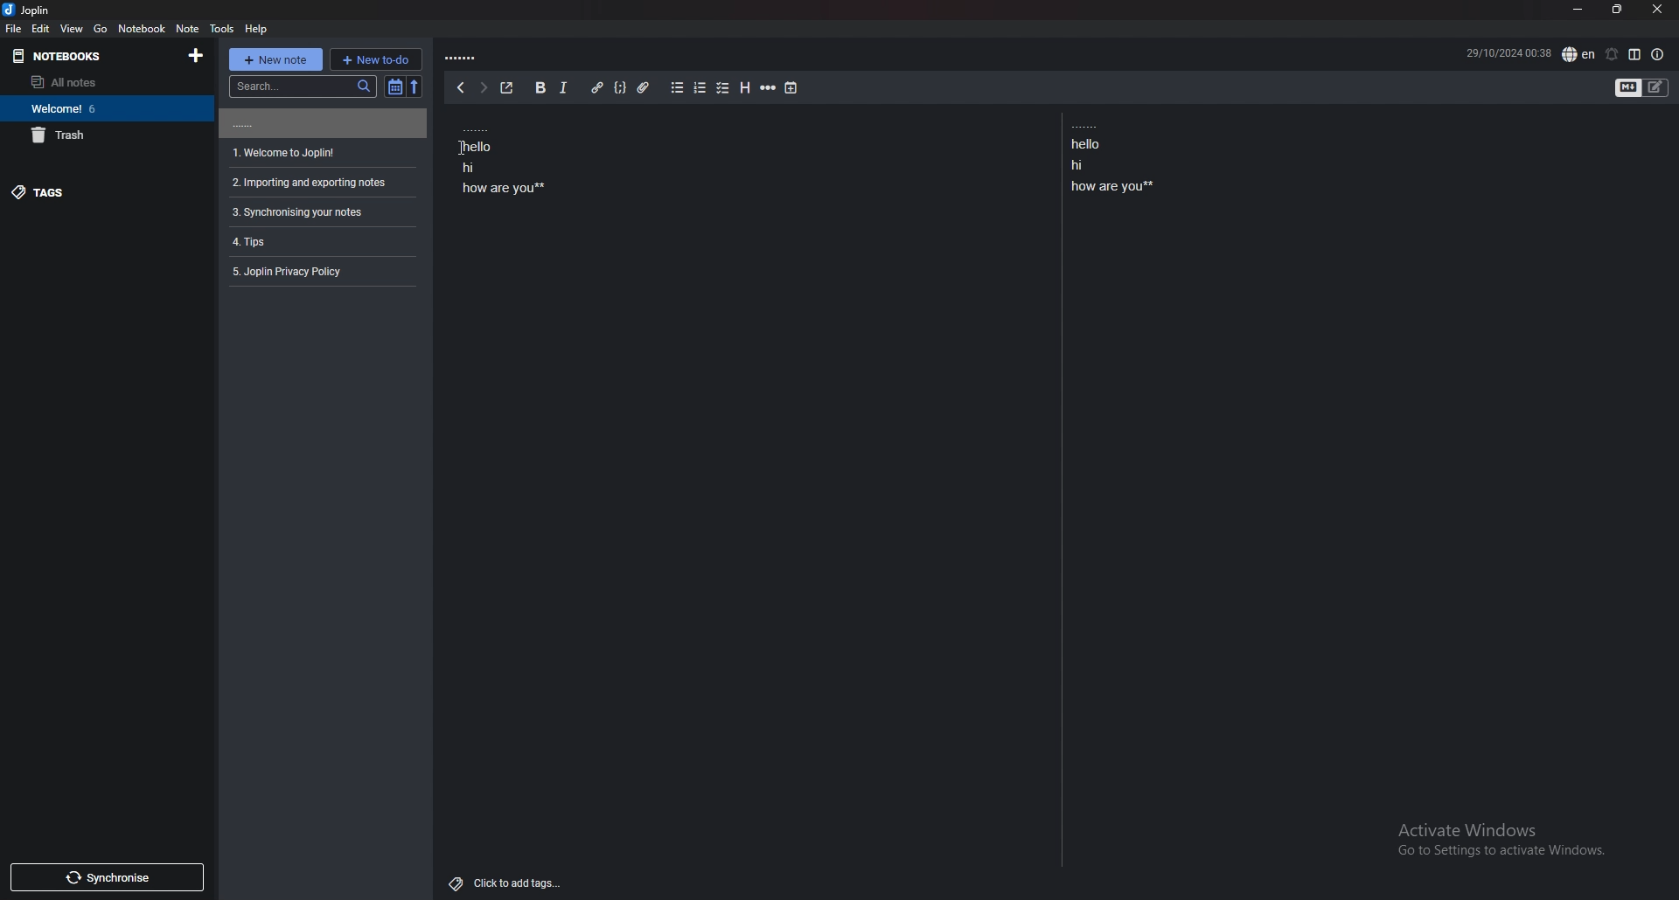 The height and width of the screenshot is (900, 1679). Describe the element at coordinates (508, 88) in the screenshot. I see `toggle external editing` at that location.